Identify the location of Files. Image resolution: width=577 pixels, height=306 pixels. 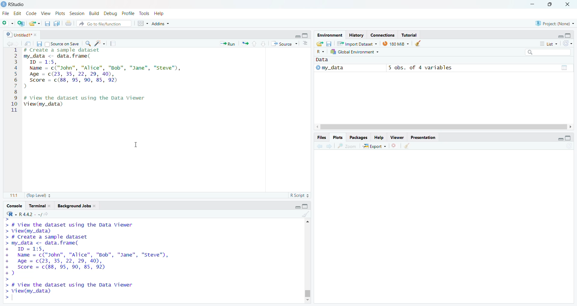
(321, 137).